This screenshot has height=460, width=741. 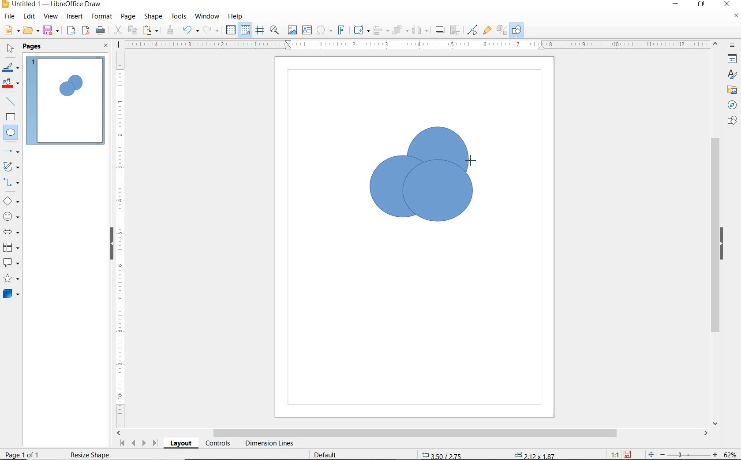 I want to click on NEW, so click(x=11, y=30).